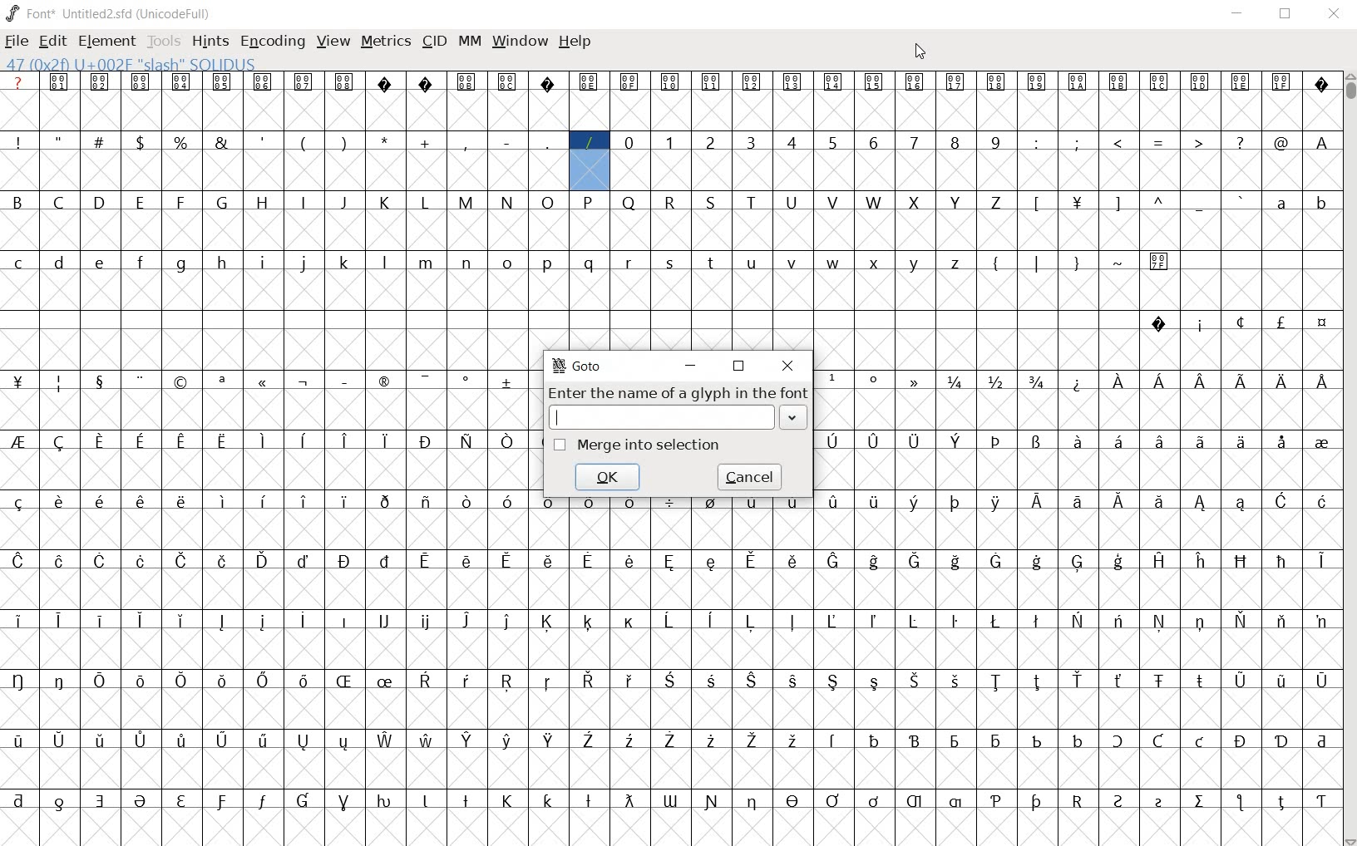 The image size is (1357, 846). What do you see at coordinates (1281, 143) in the screenshot?
I see `glyph` at bounding box center [1281, 143].